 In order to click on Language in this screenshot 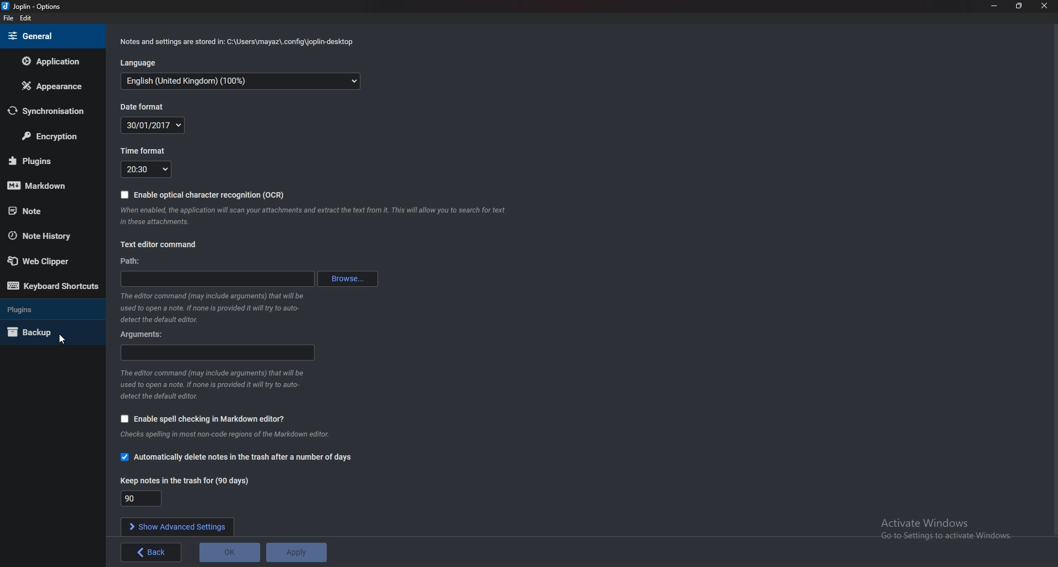, I will do `click(241, 81)`.